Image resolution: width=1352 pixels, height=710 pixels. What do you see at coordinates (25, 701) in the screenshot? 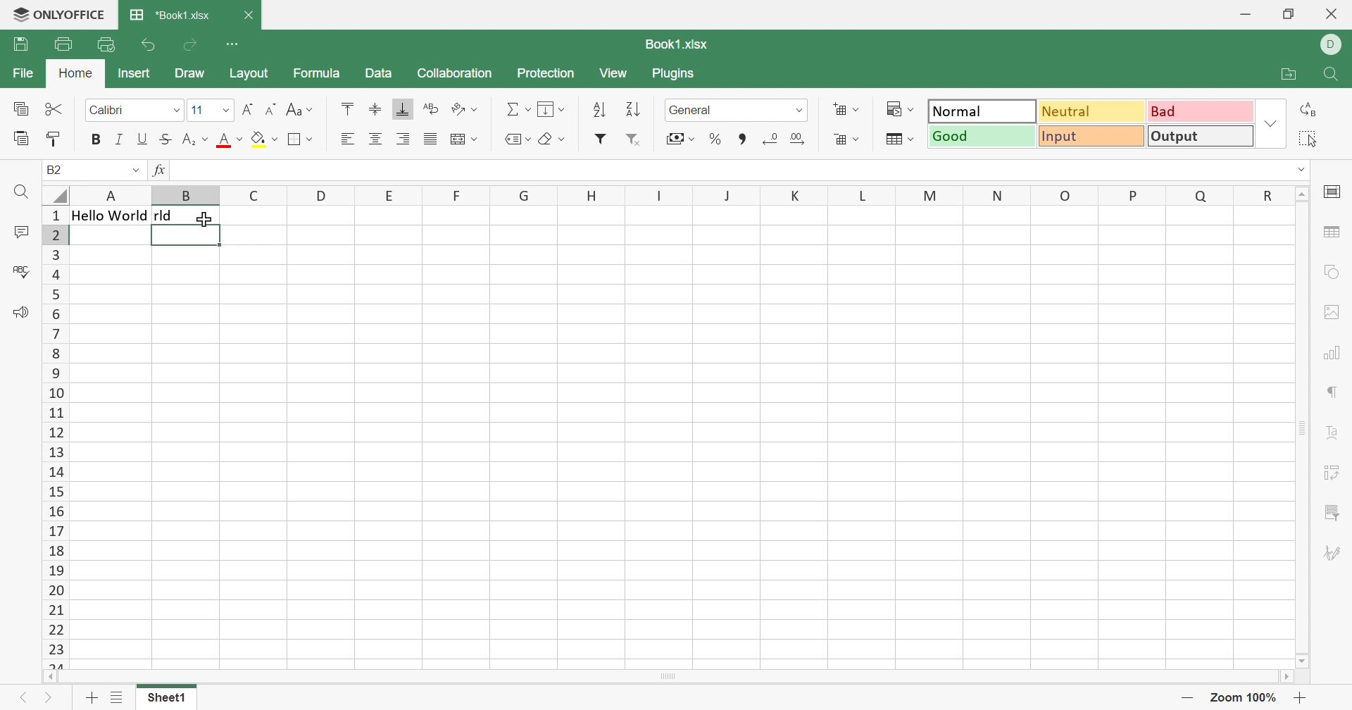
I see `Previous` at bounding box center [25, 701].